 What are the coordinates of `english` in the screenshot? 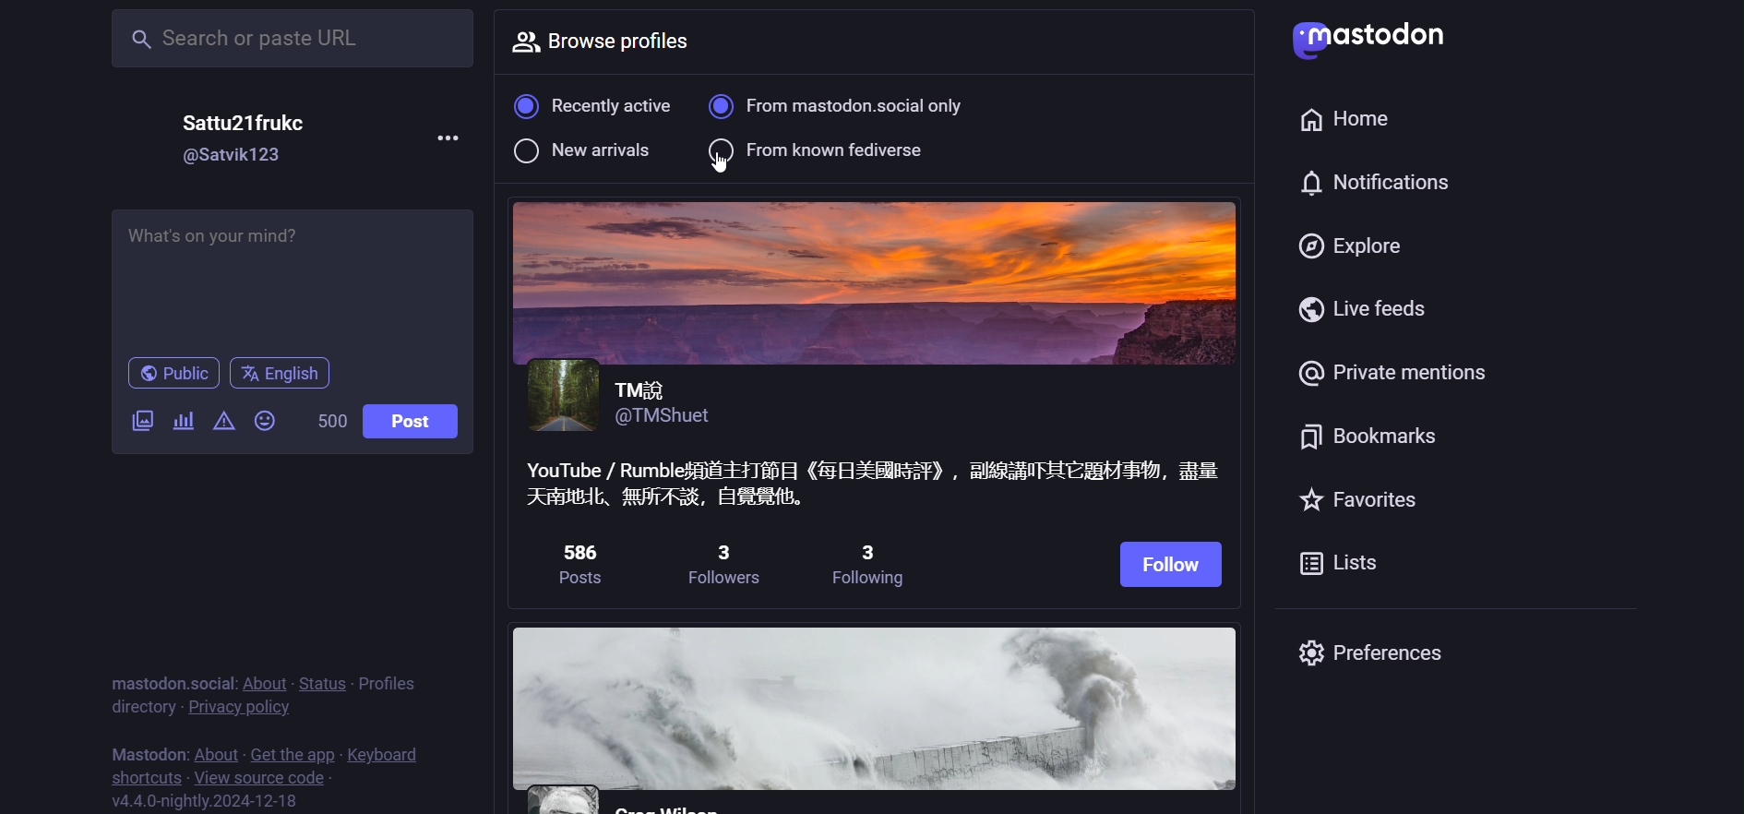 It's located at (288, 374).